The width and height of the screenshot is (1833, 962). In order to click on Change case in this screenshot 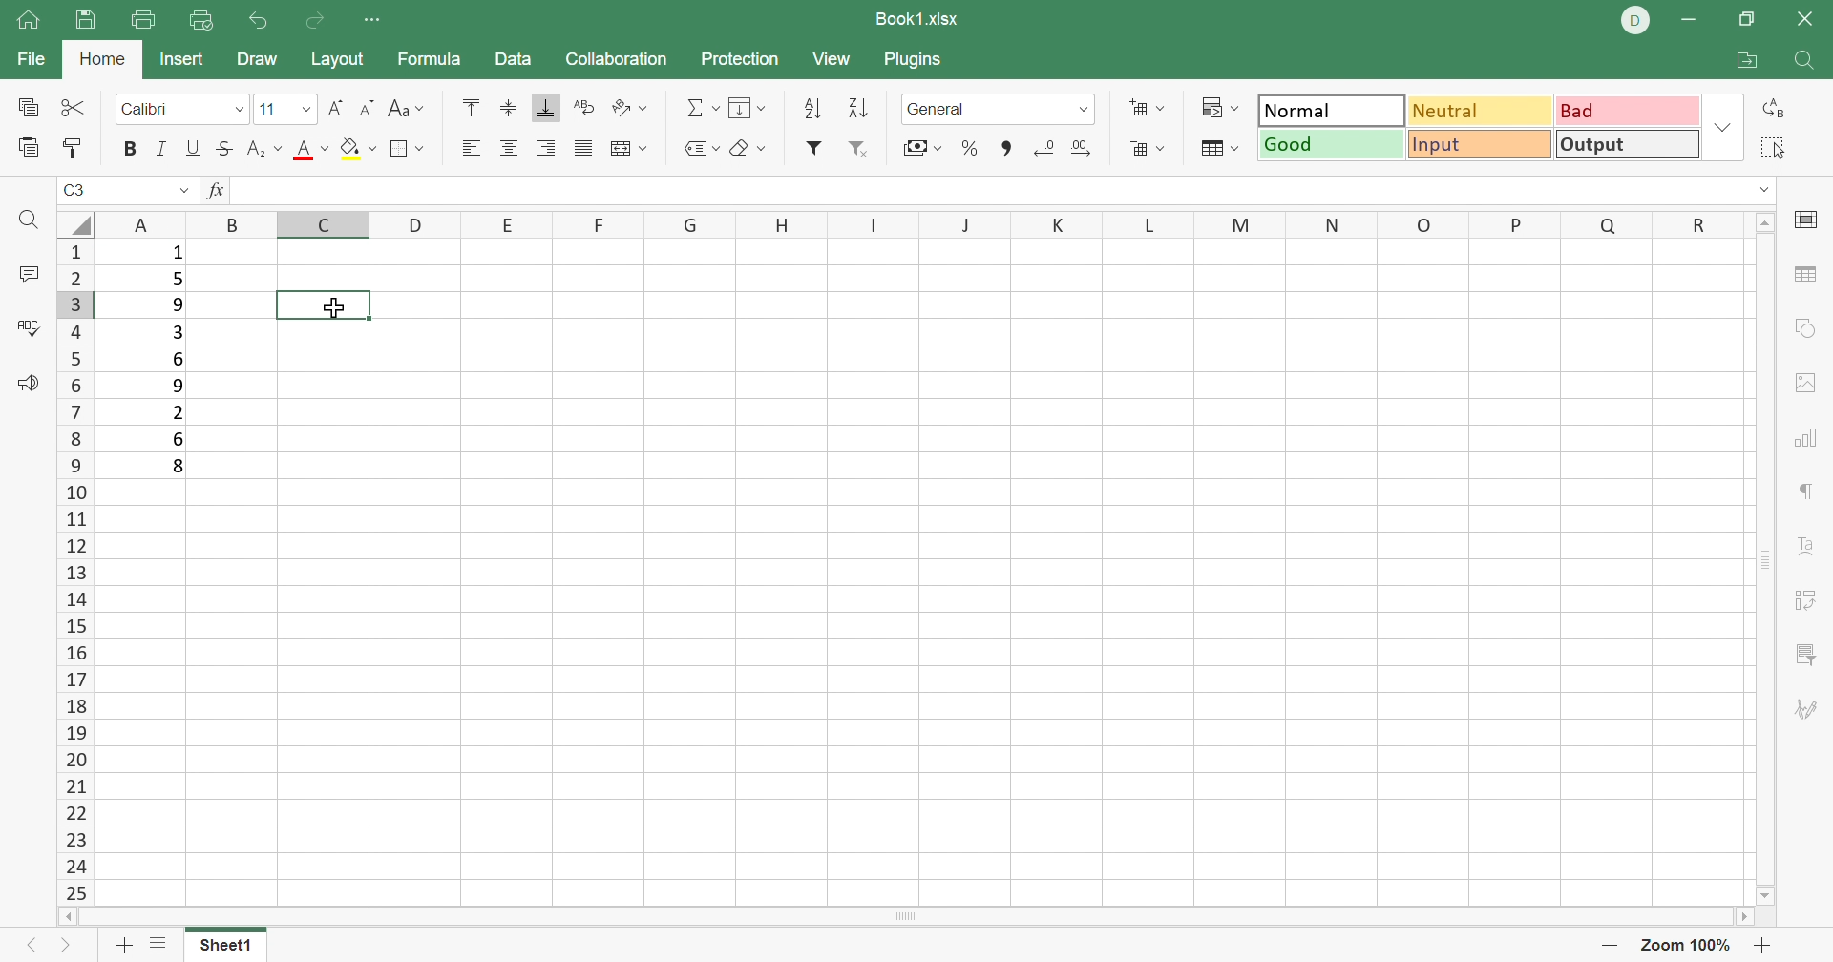, I will do `click(409, 111)`.